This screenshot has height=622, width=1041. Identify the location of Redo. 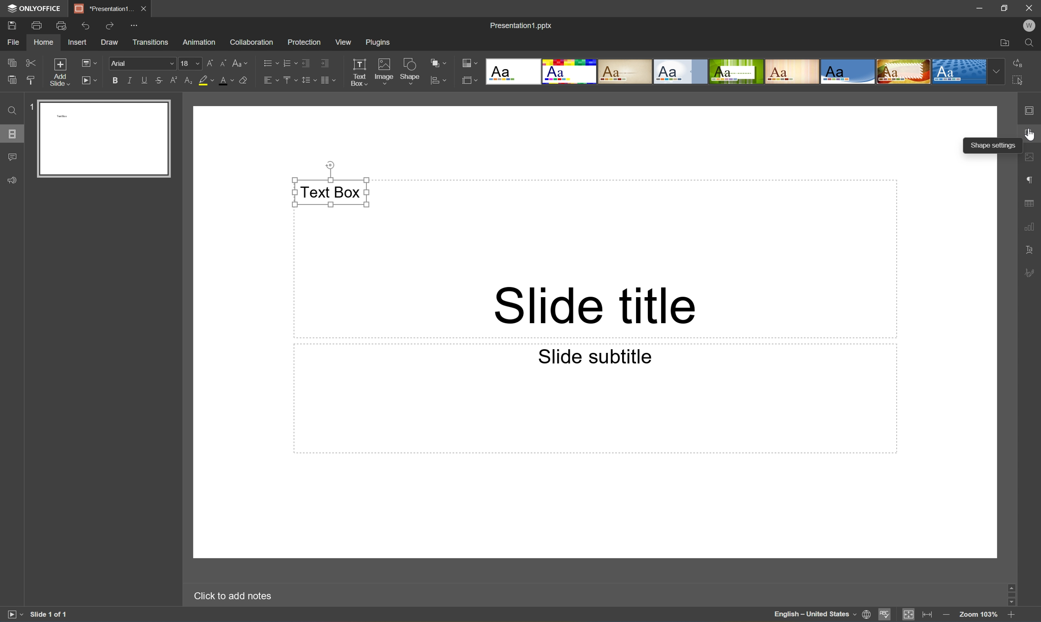
(110, 25).